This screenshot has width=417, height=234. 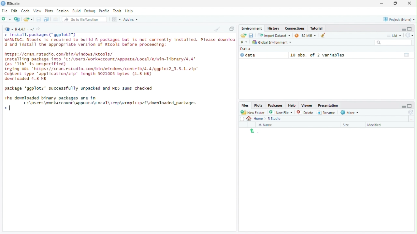 I want to click on Environment, so click(x=252, y=28).